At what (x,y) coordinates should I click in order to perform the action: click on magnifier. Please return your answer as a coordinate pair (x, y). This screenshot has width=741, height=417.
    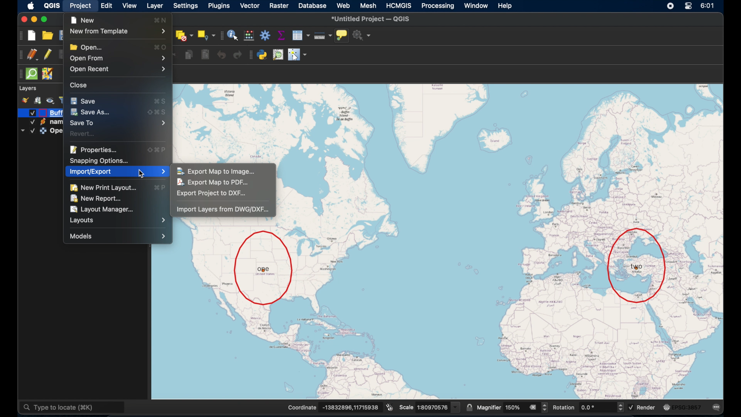
    Looking at the image, I should click on (489, 408).